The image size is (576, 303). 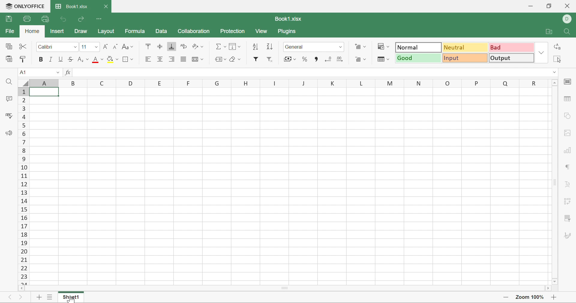 What do you see at coordinates (25, 5) in the screenshot?
I see `ONLYOFFICE` at bounding box center [25, 5].